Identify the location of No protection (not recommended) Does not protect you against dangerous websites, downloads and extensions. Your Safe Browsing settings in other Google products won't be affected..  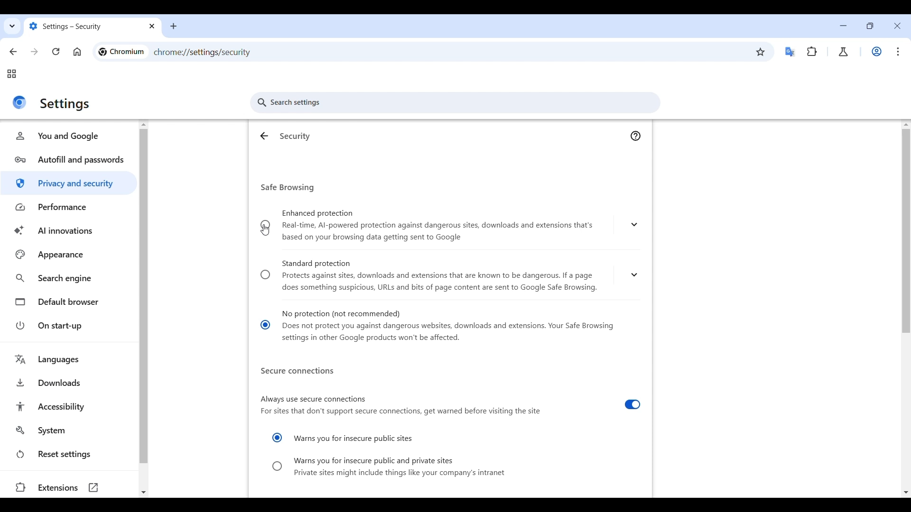
(437, 331).